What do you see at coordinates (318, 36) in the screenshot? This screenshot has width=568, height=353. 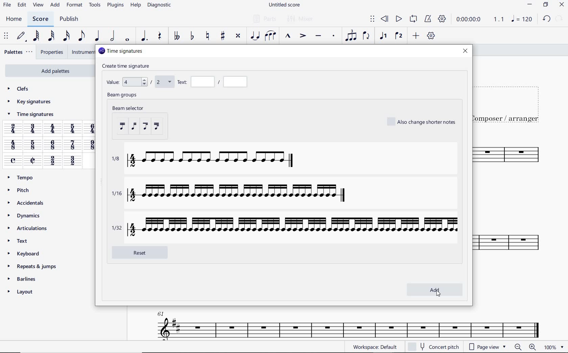 I see `TENUTO` at bounding box center [318, 36].